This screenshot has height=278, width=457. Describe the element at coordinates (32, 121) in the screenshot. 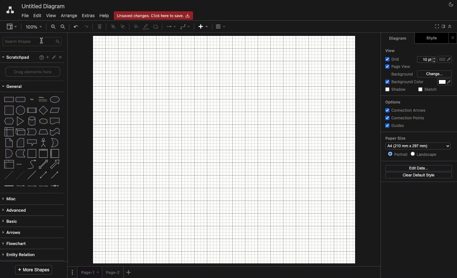

I see `2d shapes` at that location.